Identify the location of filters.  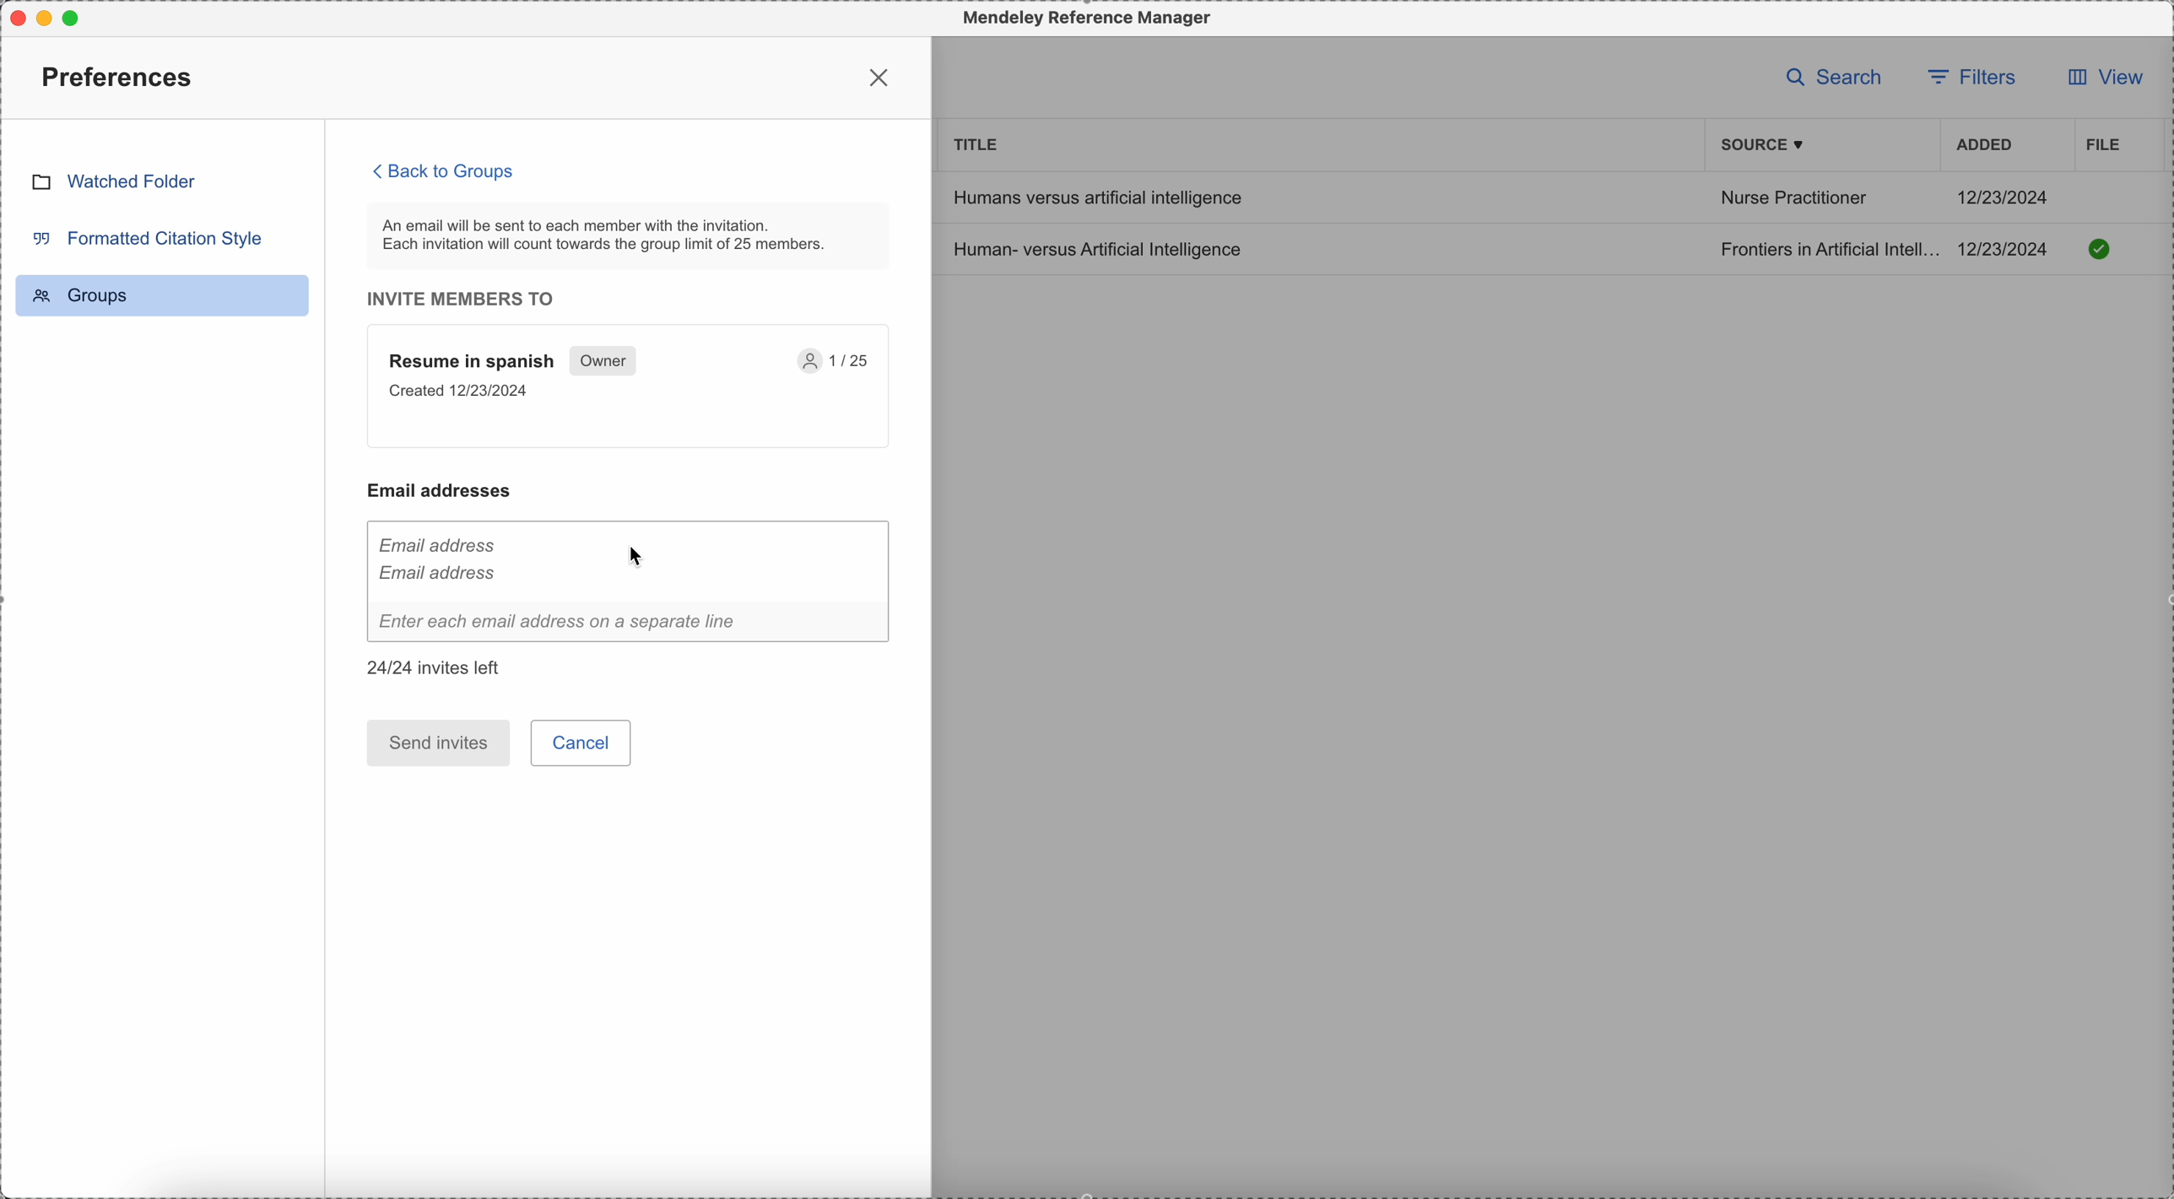
(1976, 75).